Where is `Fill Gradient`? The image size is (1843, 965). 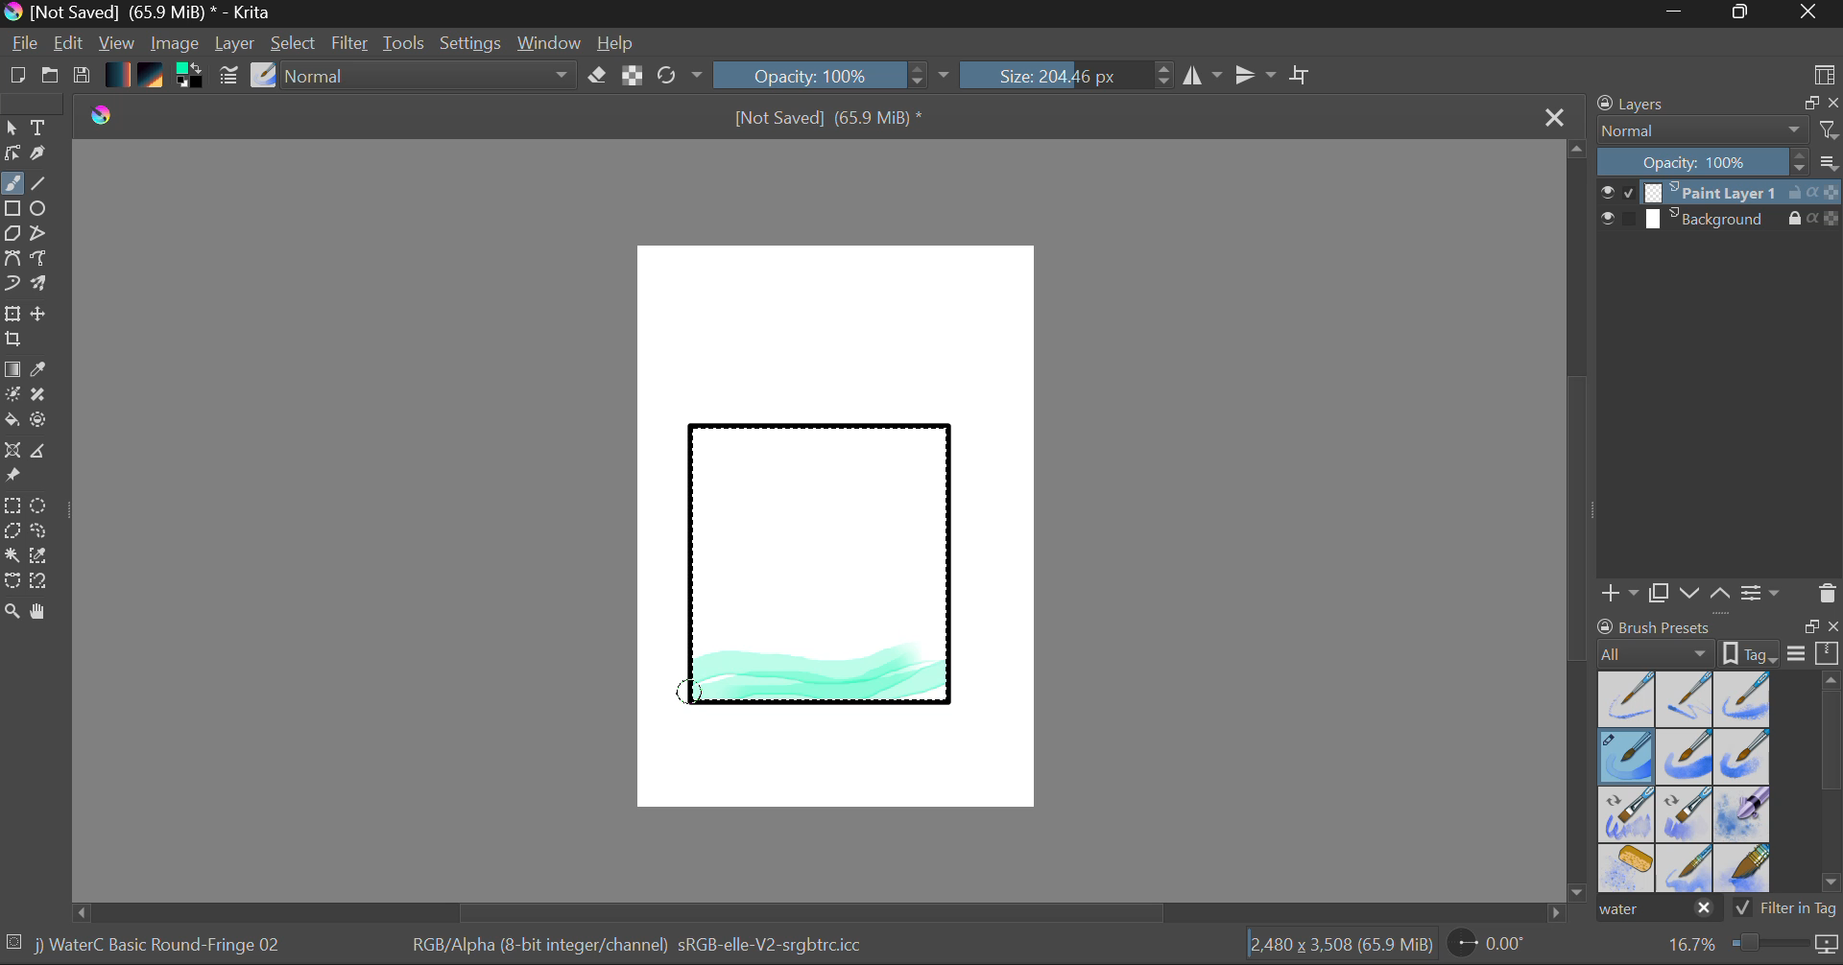
Fill Gradient is located at coordinates (12, 368).